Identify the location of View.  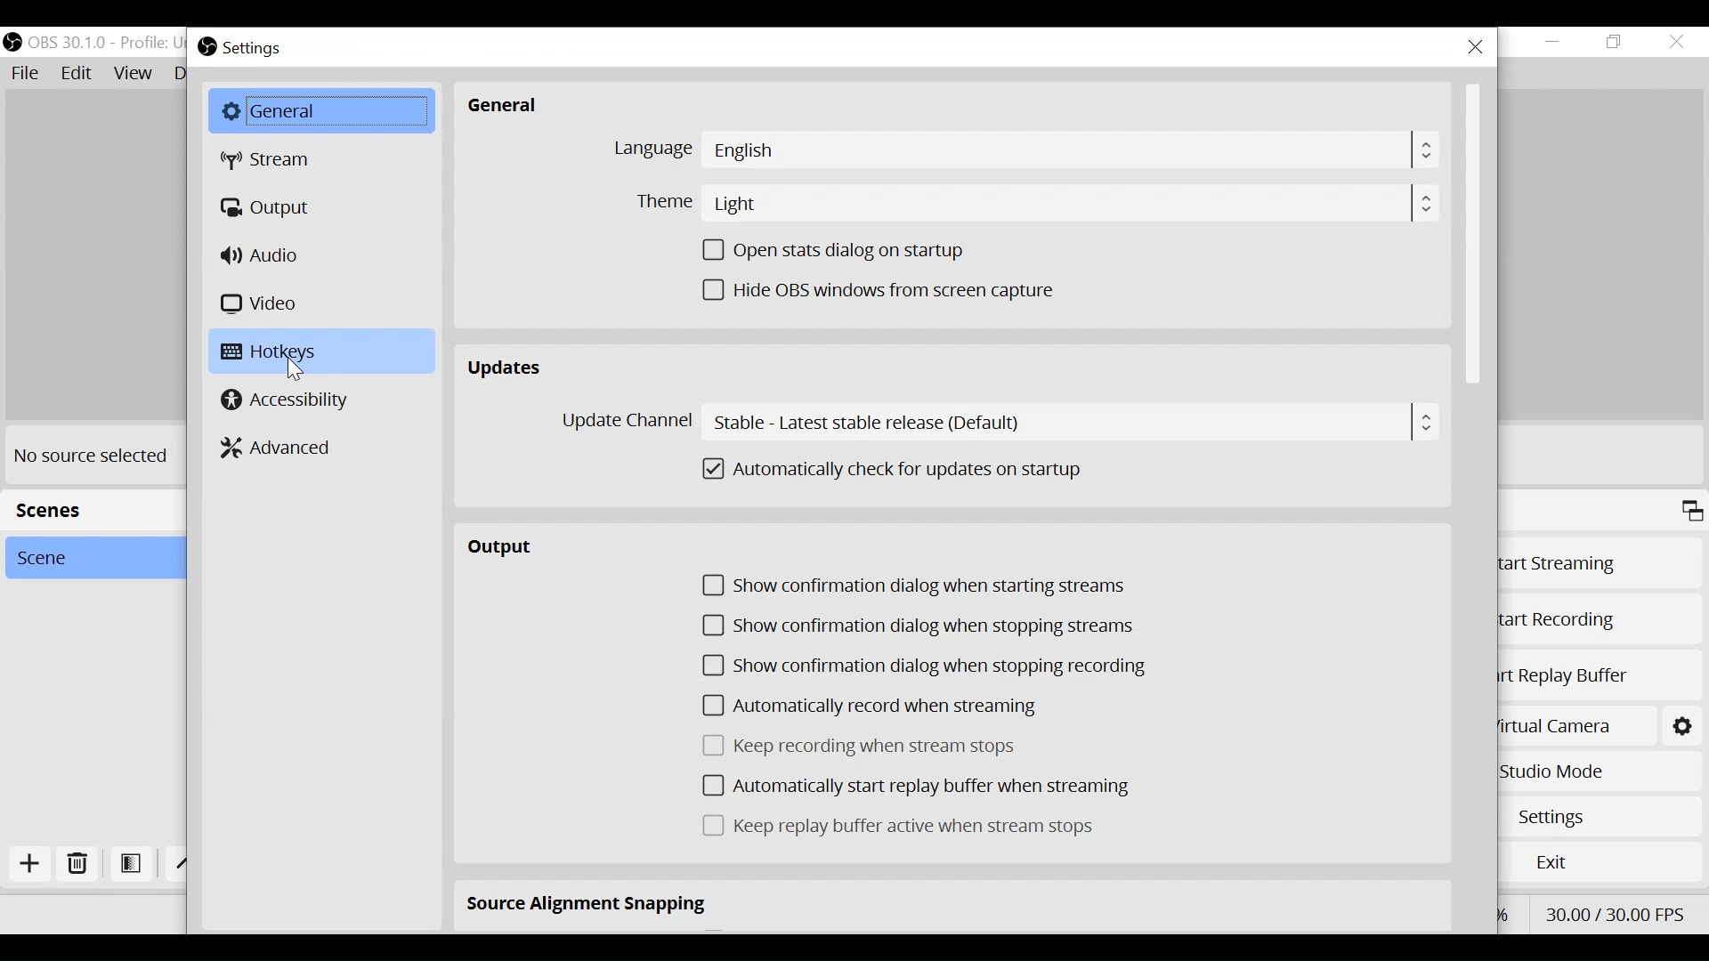
(134, 73).